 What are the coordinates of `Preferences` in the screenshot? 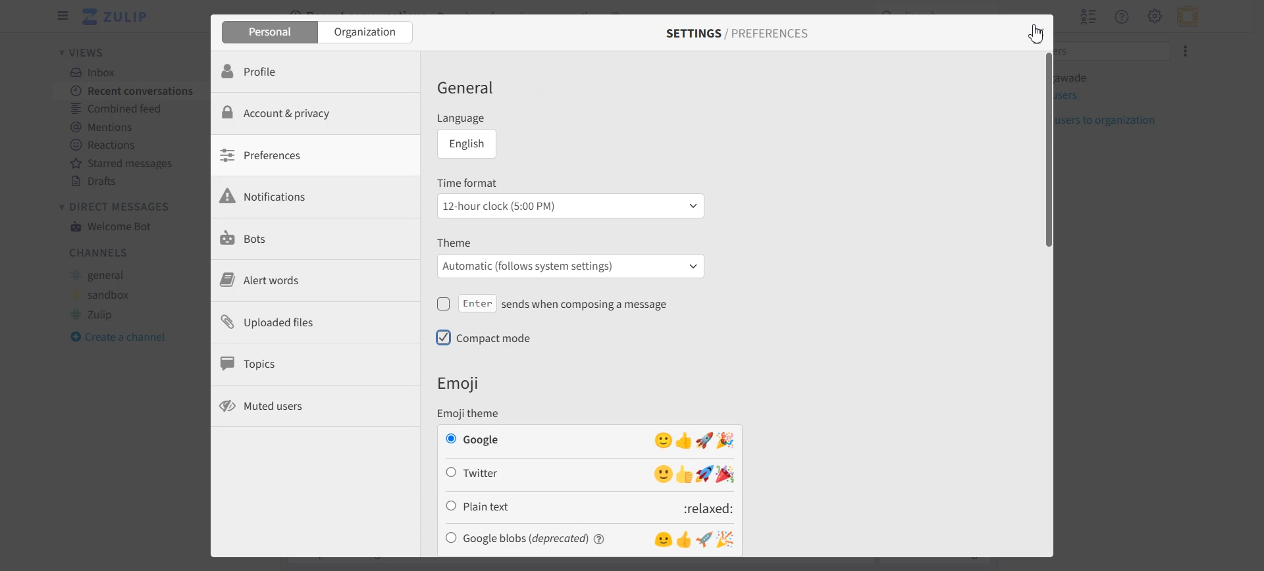 It's located at (314, 159).